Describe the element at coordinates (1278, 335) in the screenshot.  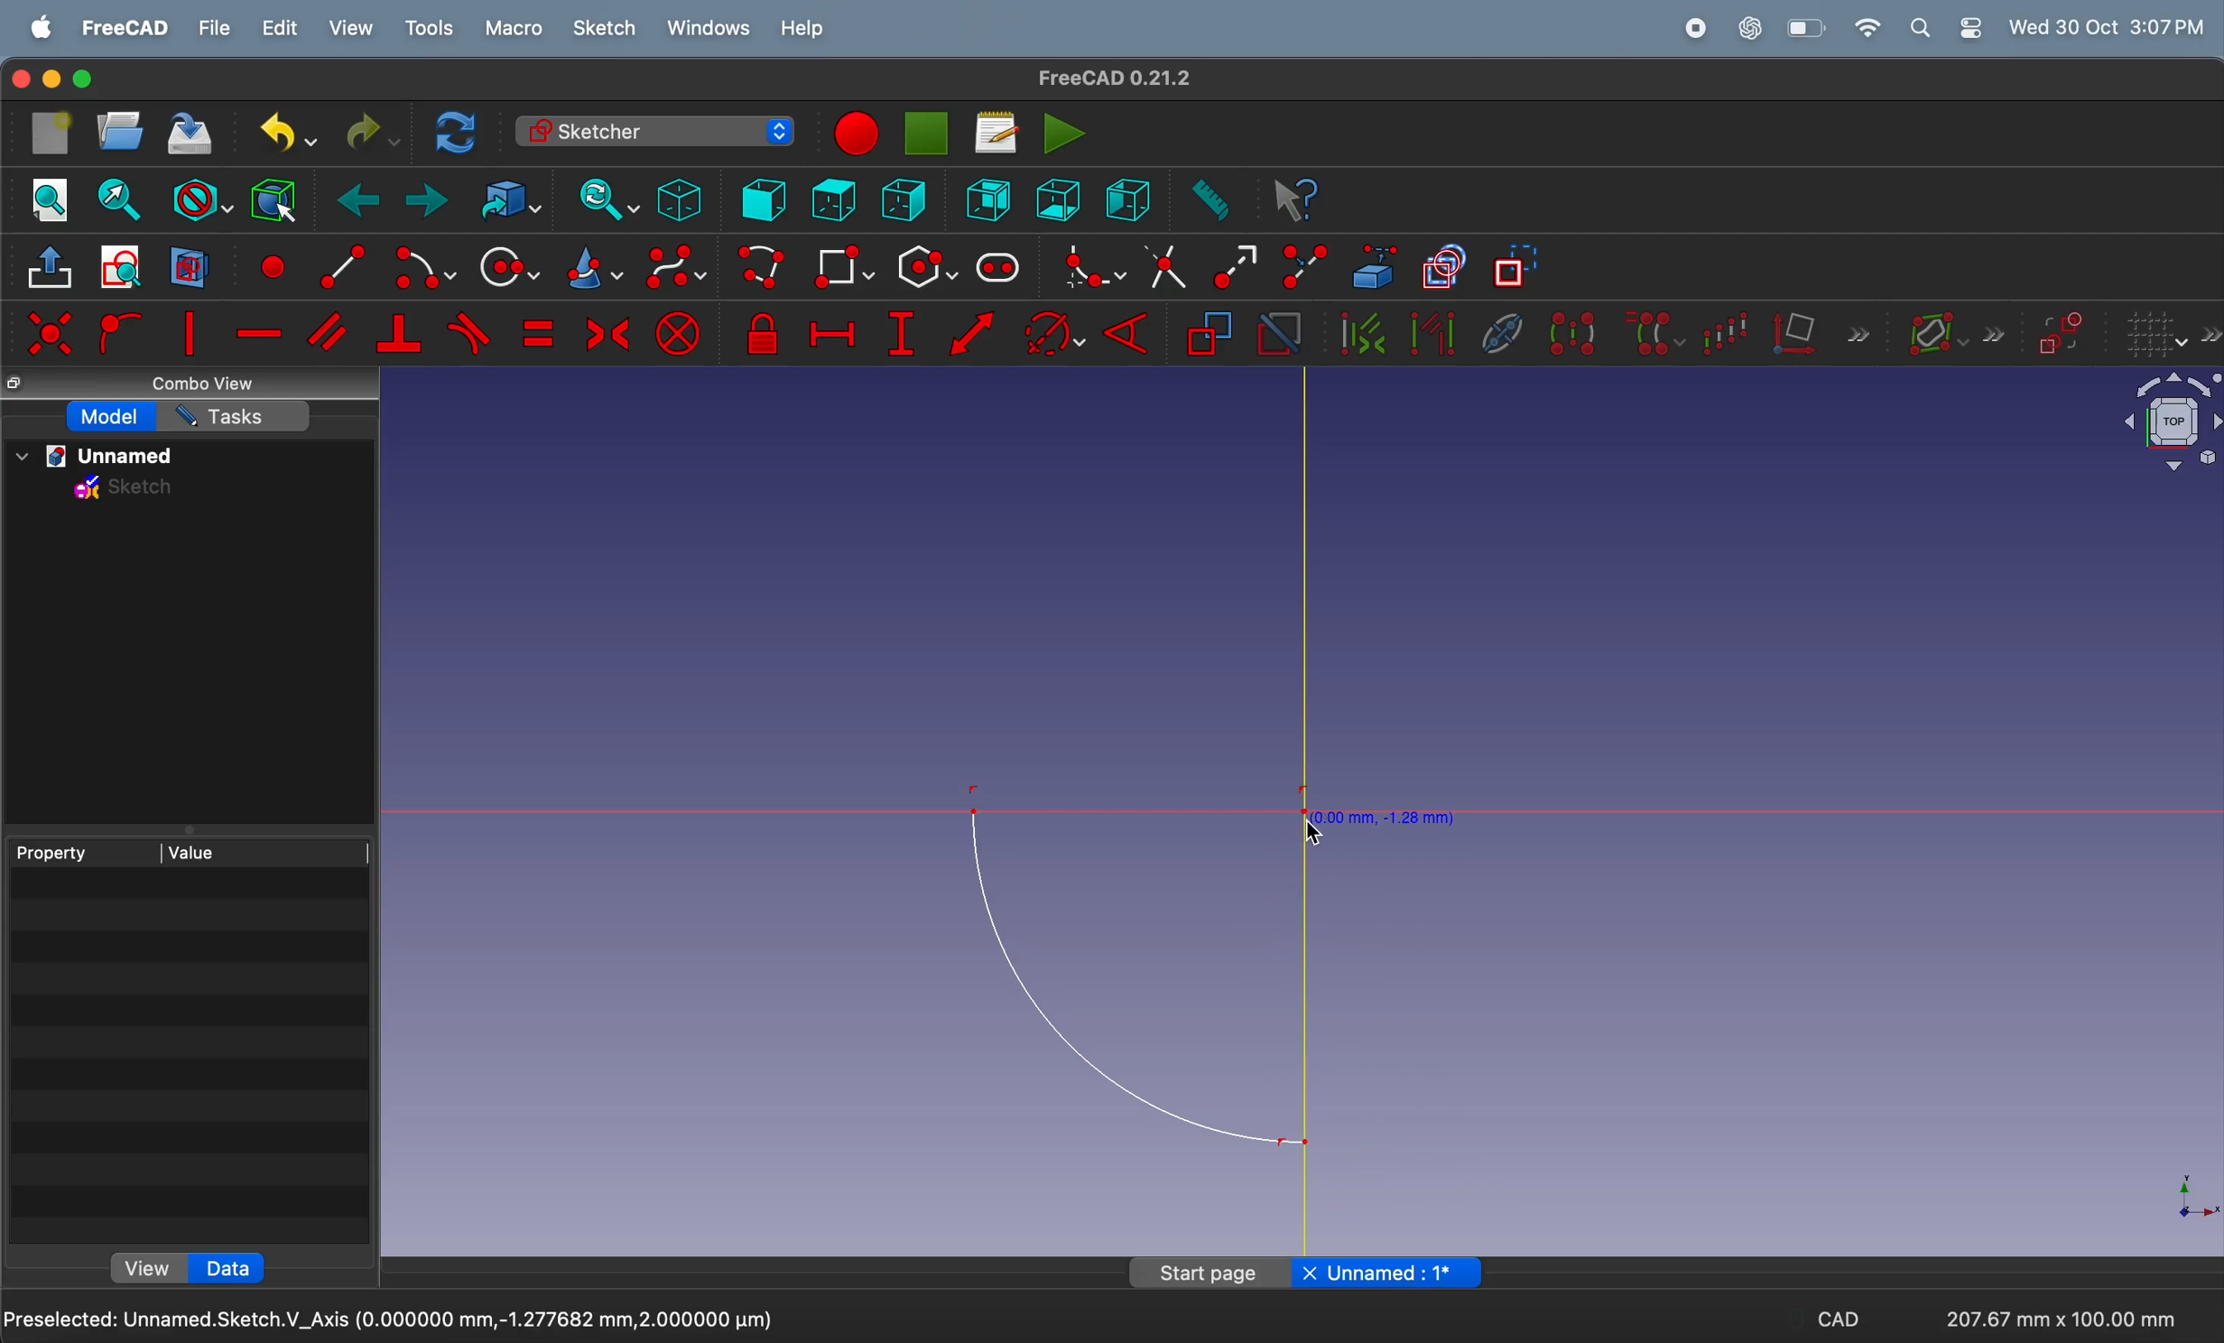
I see `activate constraint` at that location.